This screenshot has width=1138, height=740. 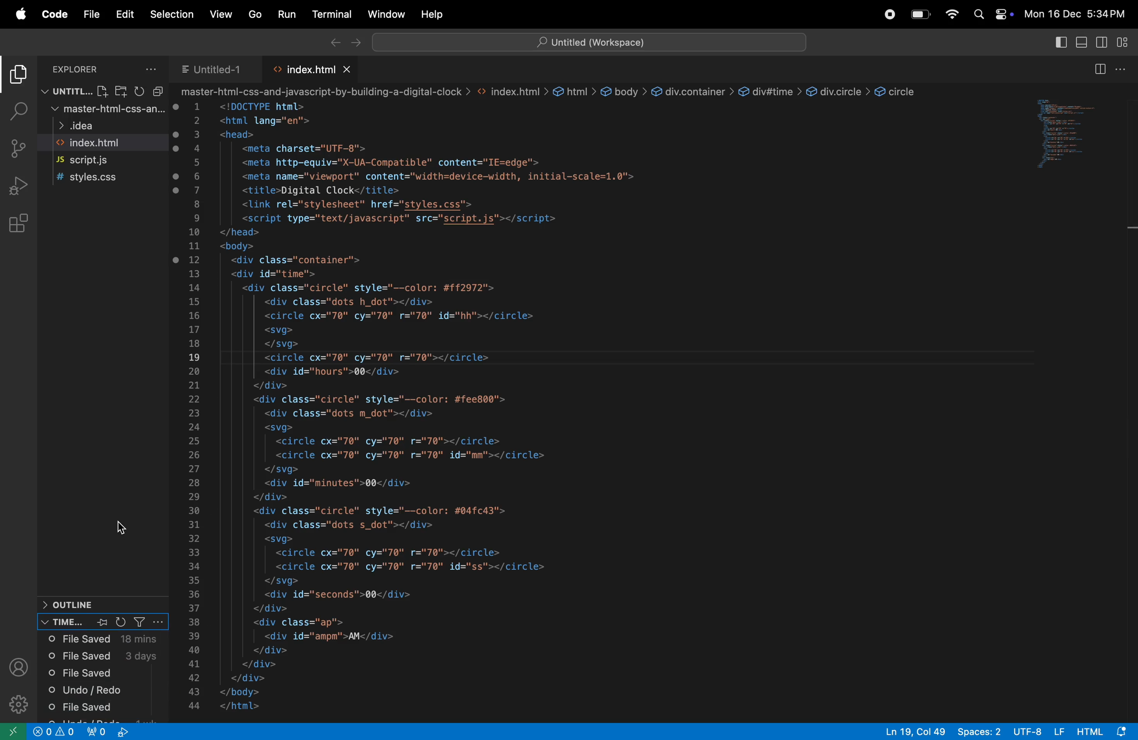 I want to click on Add Page, so click(x=101, y=92).